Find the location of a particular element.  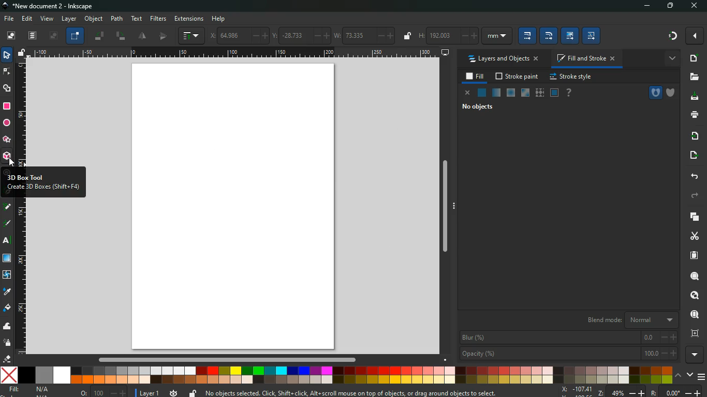

hole is located at coordinates (655, 93).